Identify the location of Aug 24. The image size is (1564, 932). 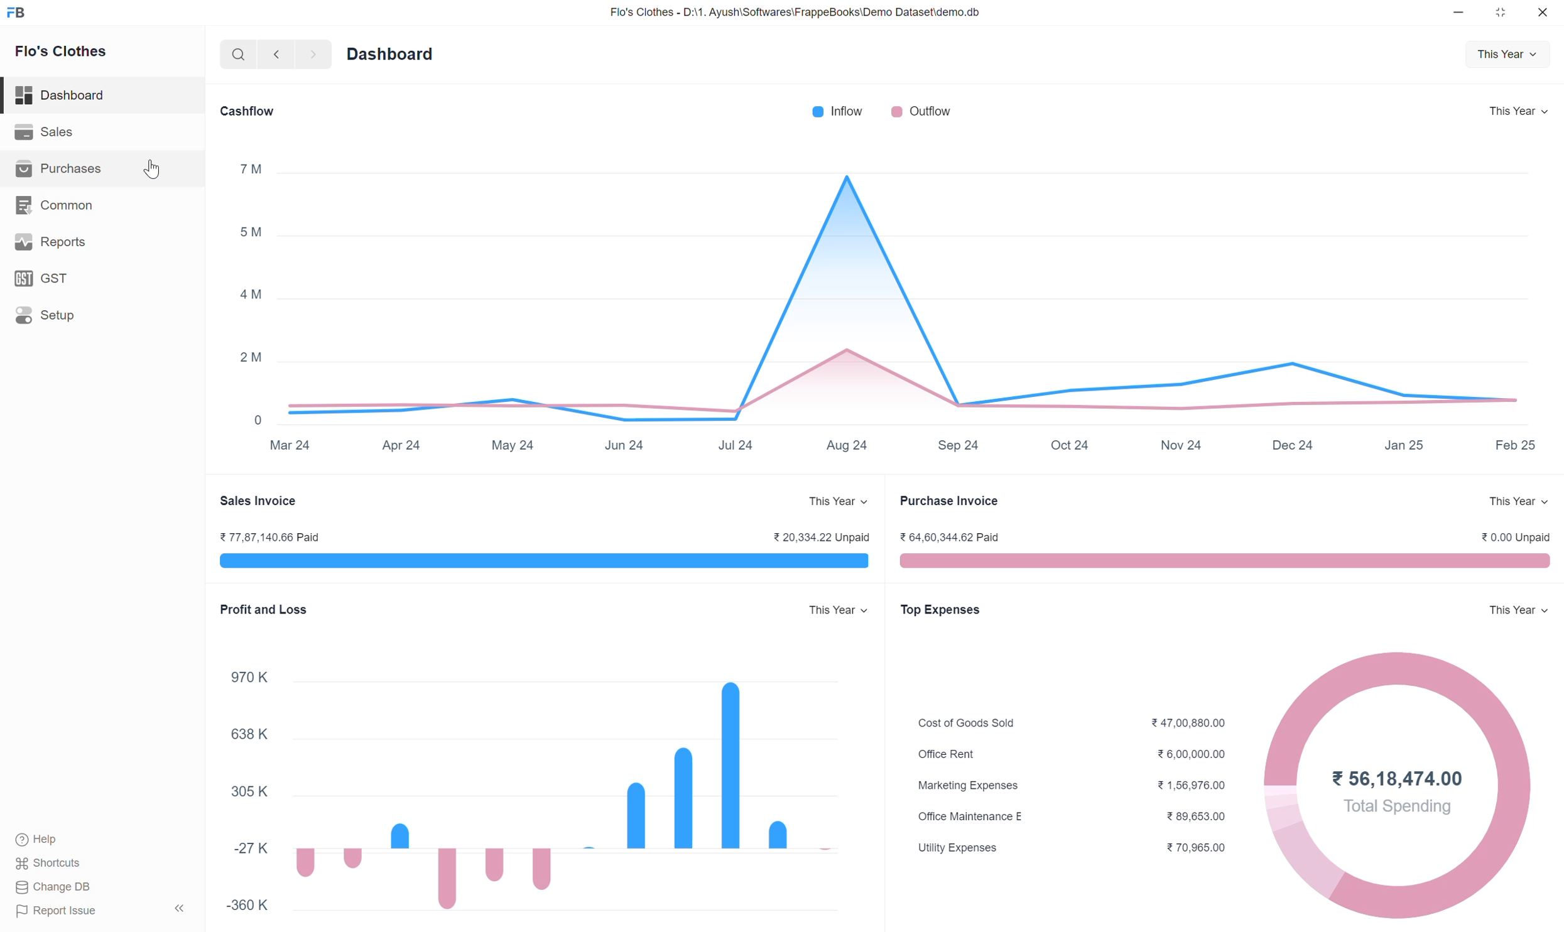
(847, 445).